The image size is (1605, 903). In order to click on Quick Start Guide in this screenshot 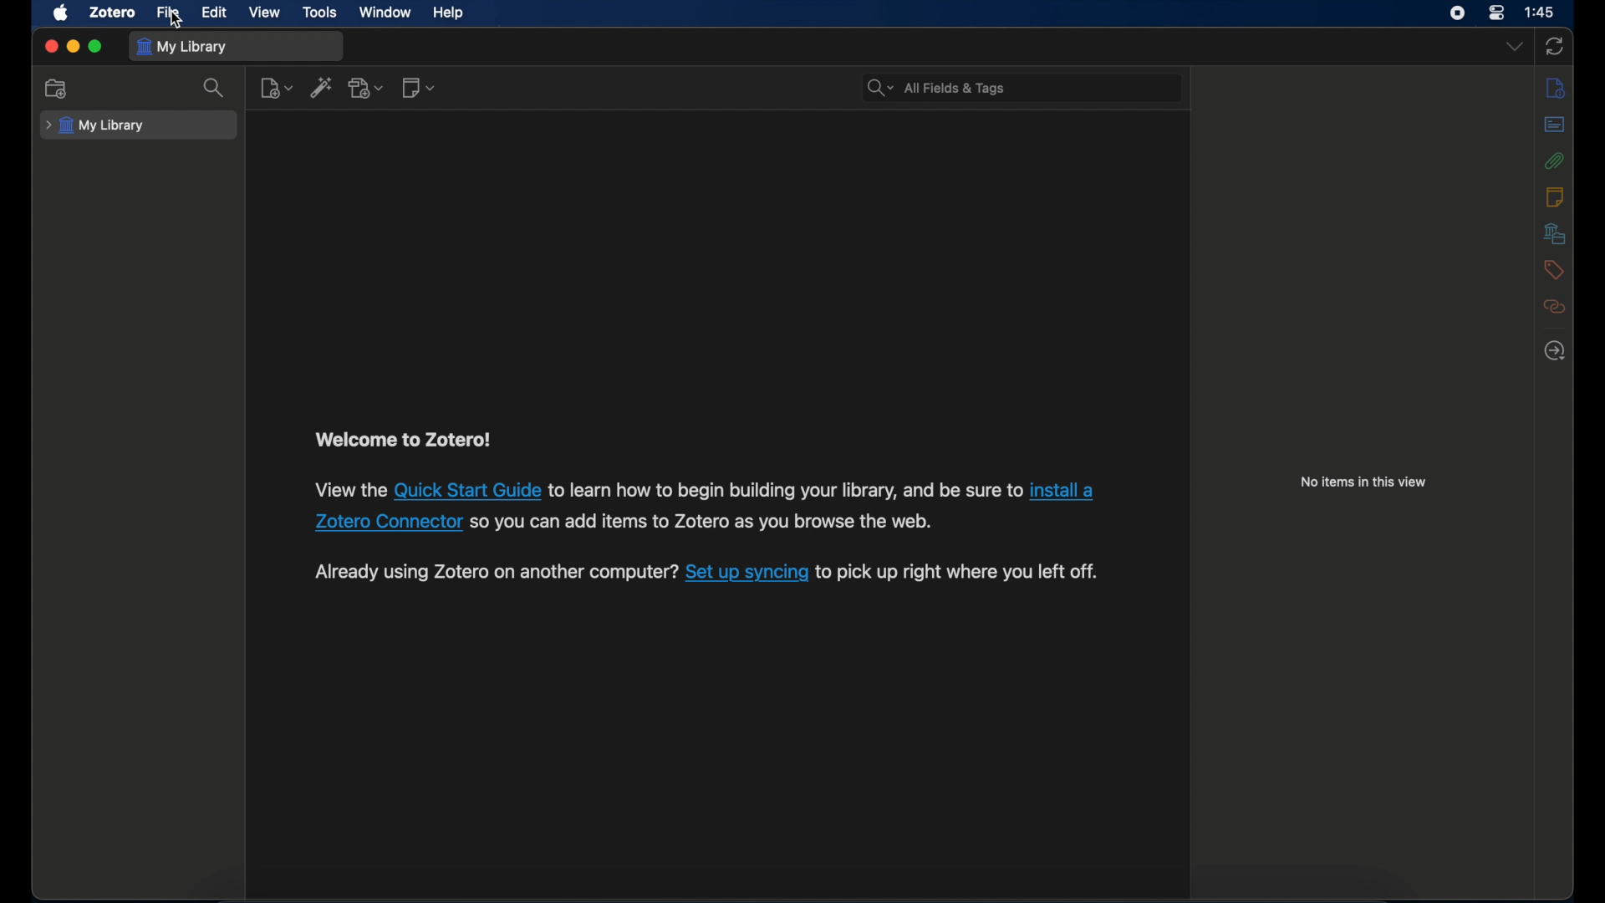, I will do `click(469, 488)`.